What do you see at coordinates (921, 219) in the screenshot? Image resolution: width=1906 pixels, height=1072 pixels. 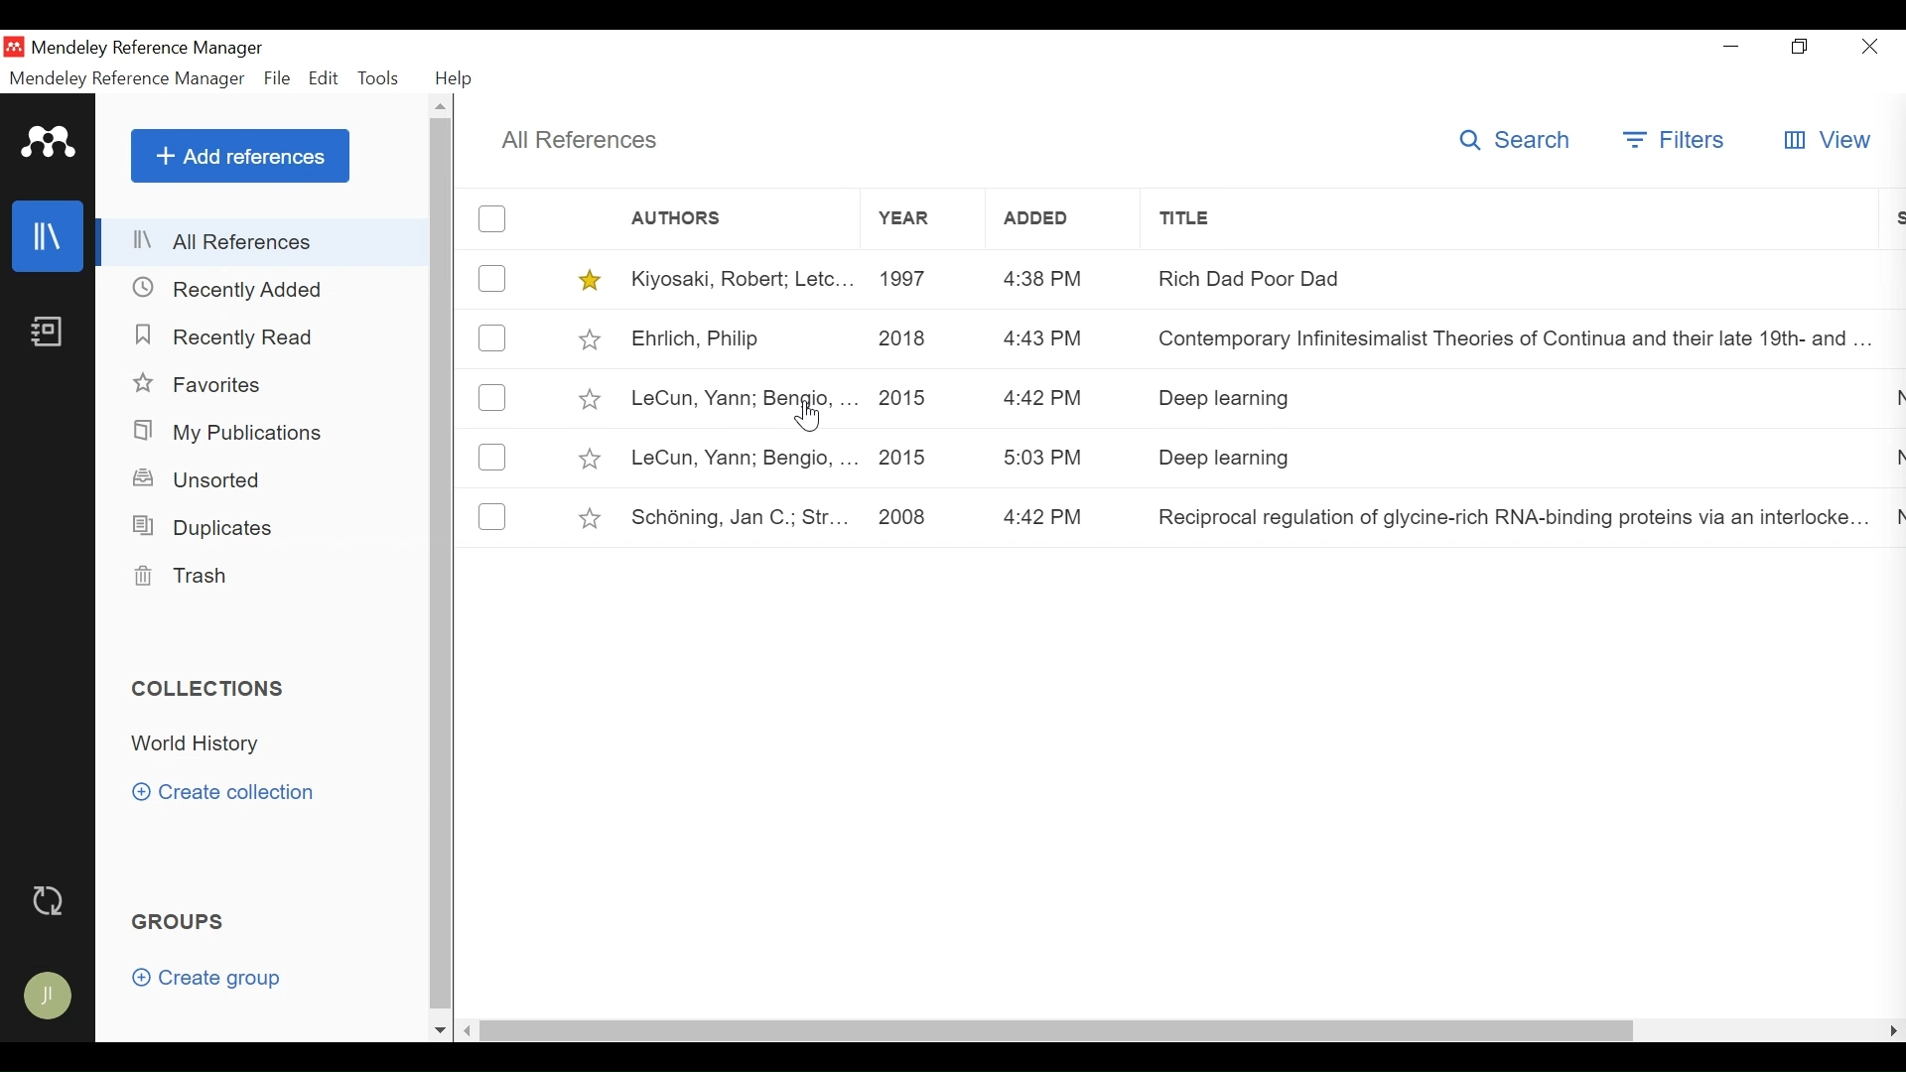 I see `Year` at bounding box center [921, 219].